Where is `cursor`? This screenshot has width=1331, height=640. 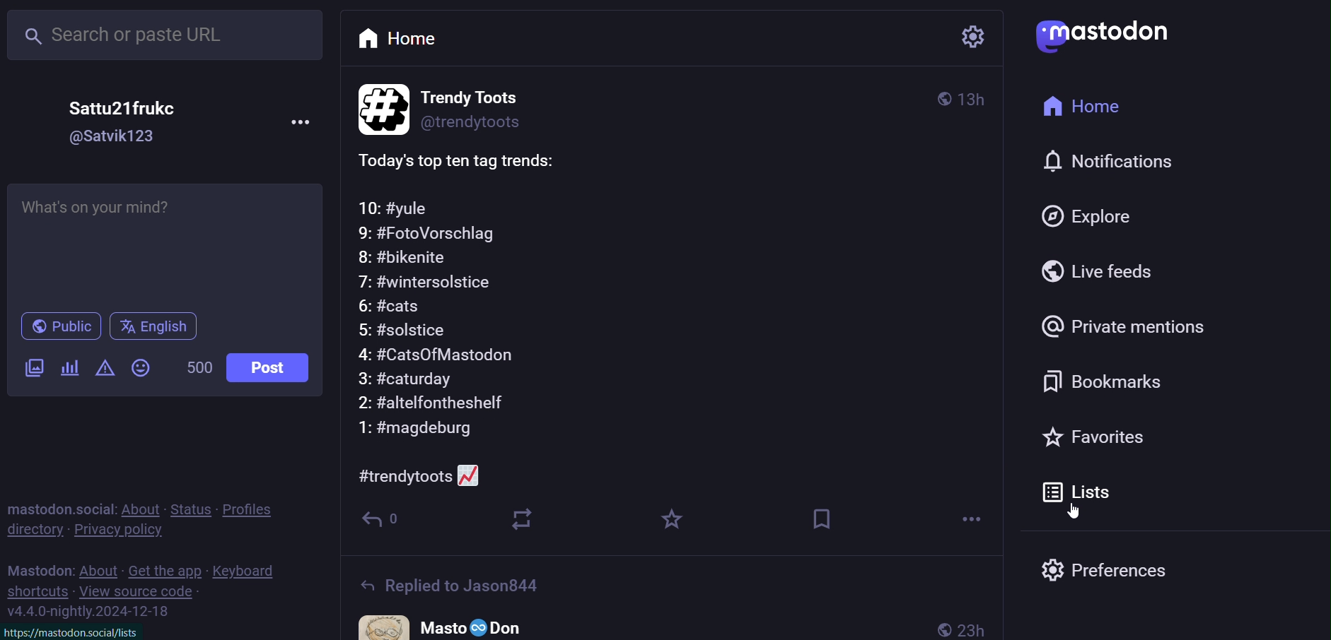
cursor is located at coordinates (1071, 511).